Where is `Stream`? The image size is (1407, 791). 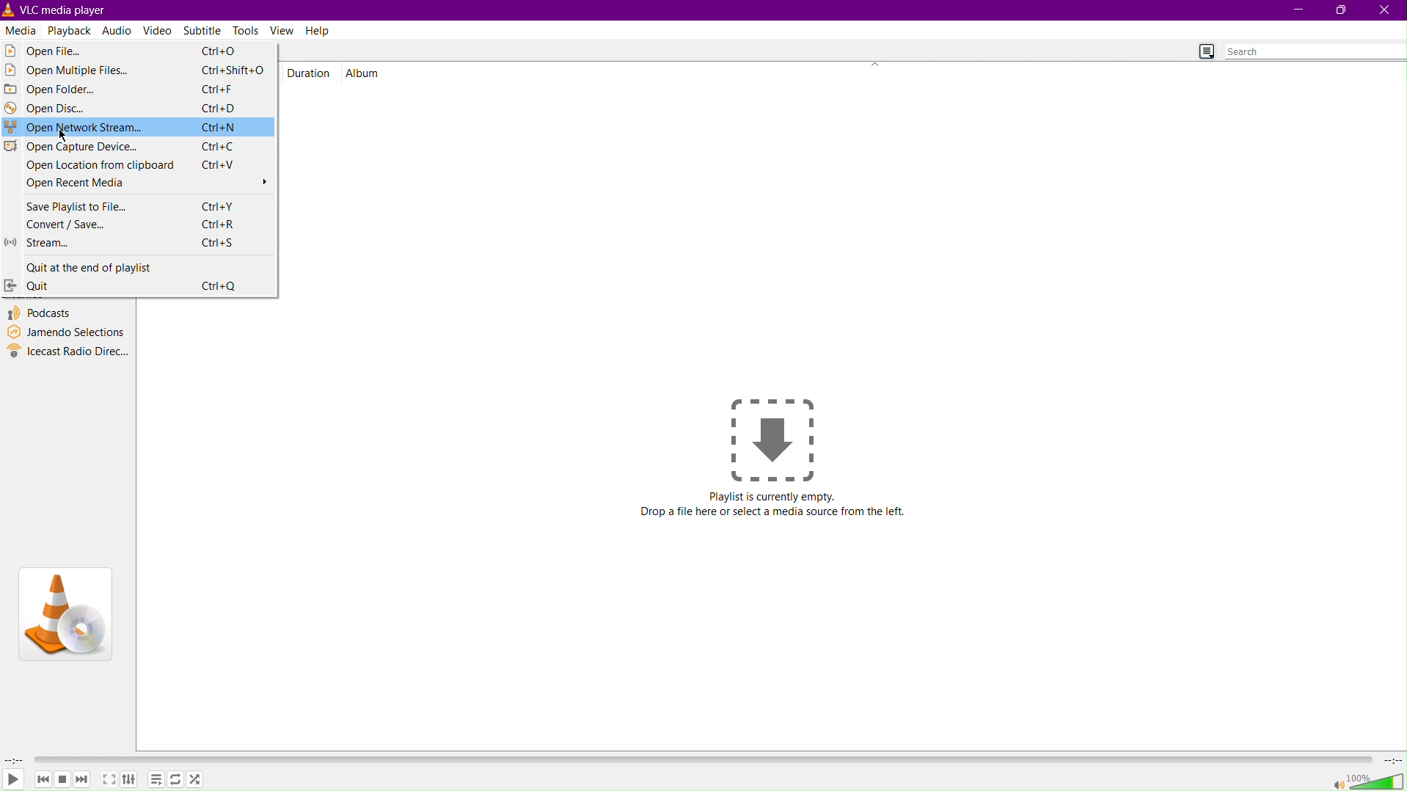
Stream is located at coordinates (67, 245).